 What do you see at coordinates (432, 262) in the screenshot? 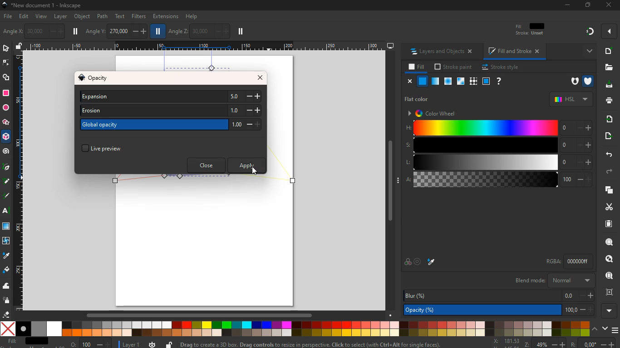
I see `drop` at bounding box center [432, 262].